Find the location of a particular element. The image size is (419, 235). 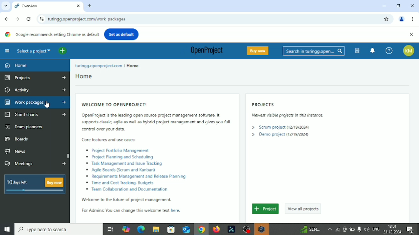

Wifi is located at coordinates (337, 229).